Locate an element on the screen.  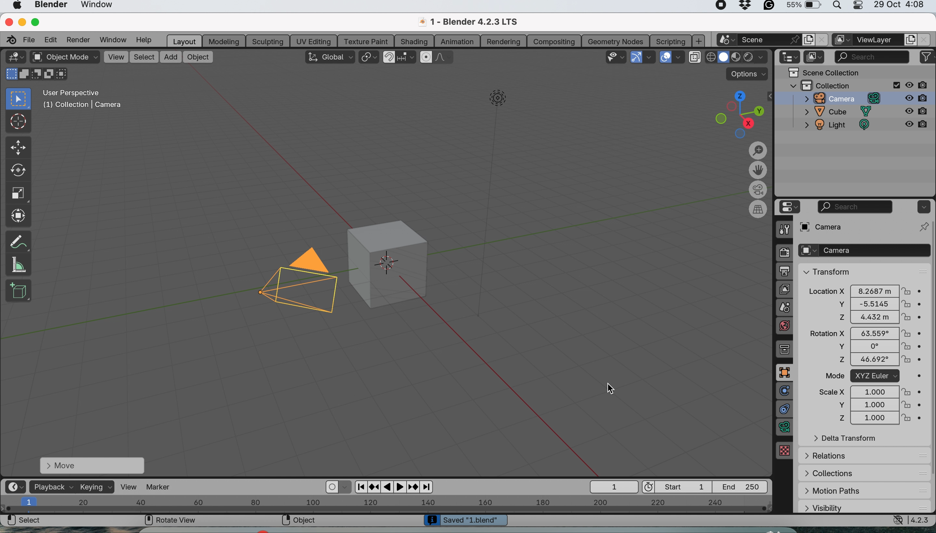
move is located at coordinates (19, 148).